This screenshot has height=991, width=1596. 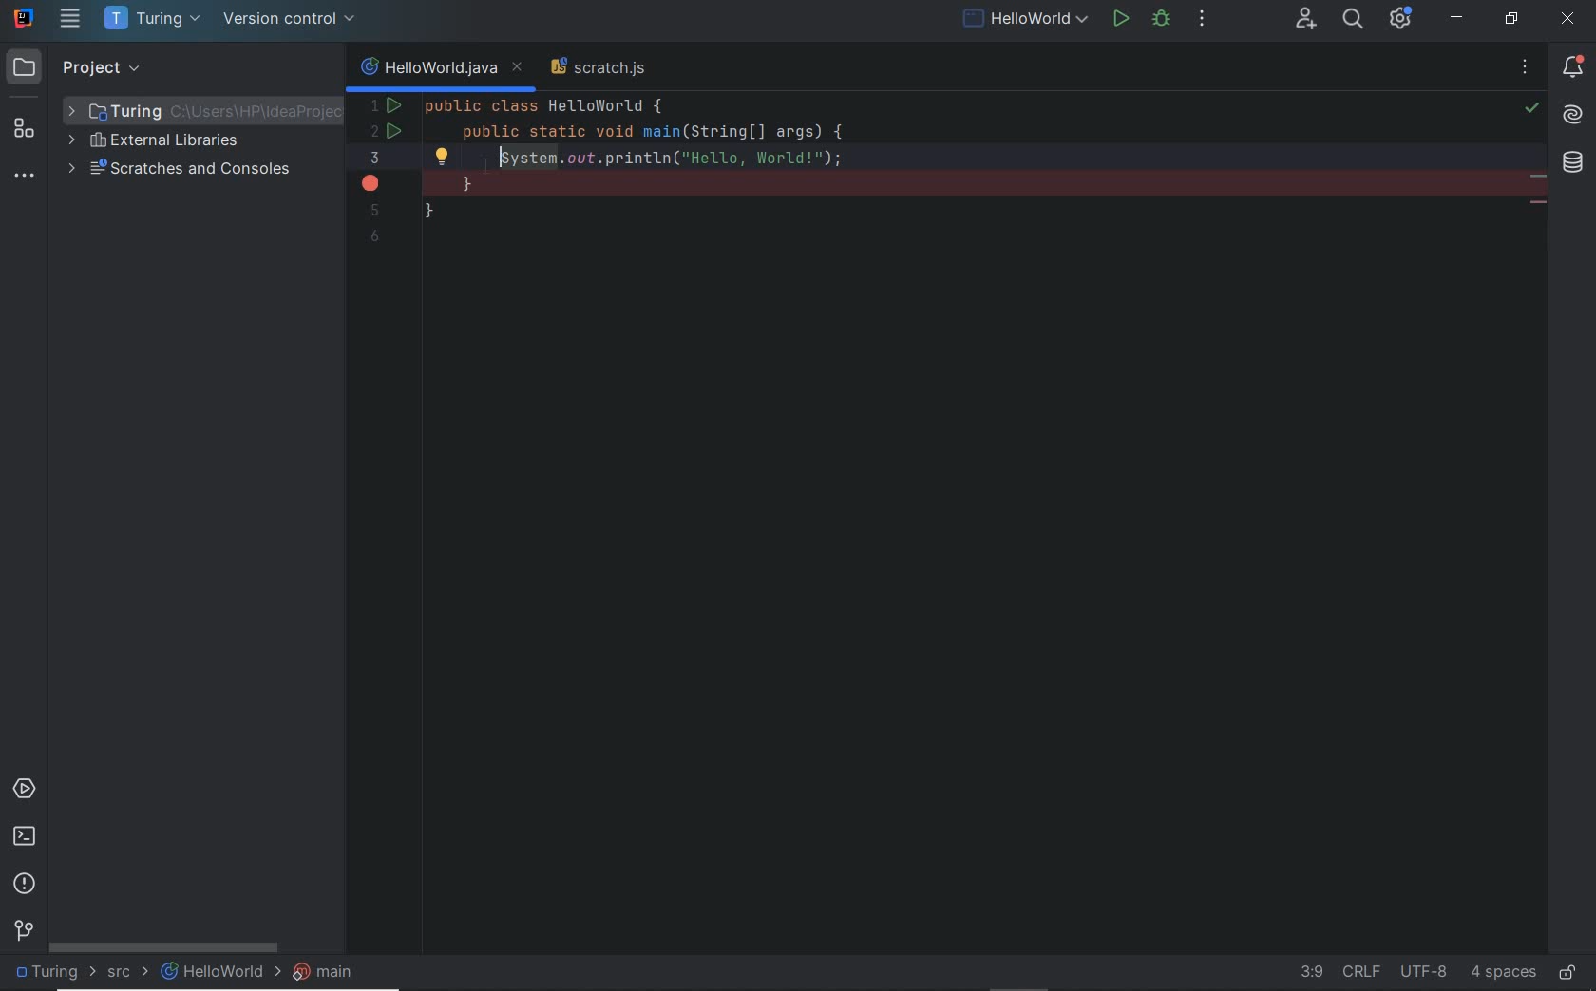 I want to click on scrollbar, so click(x=175, y=949).